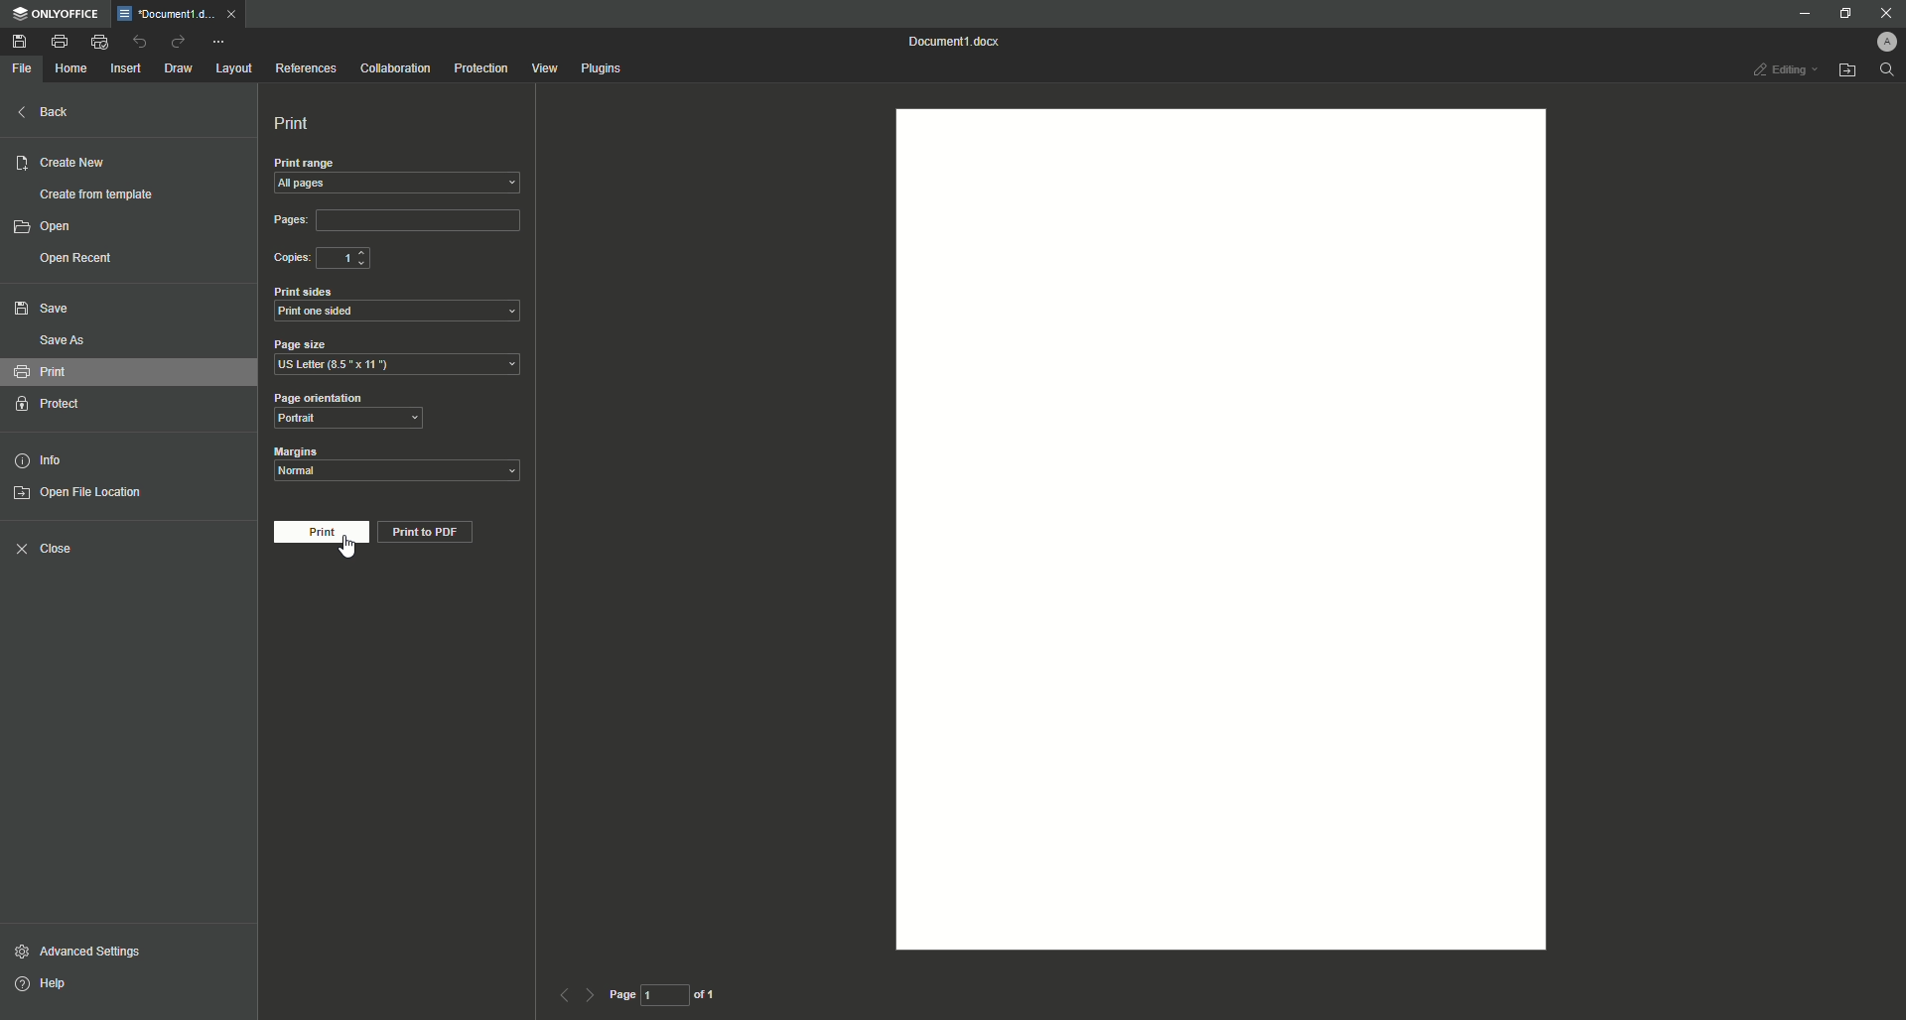 The image size is (1906, 1020). Describe the element at coordinates (54, 404) in the screenshot. I see `Protect` at that location.